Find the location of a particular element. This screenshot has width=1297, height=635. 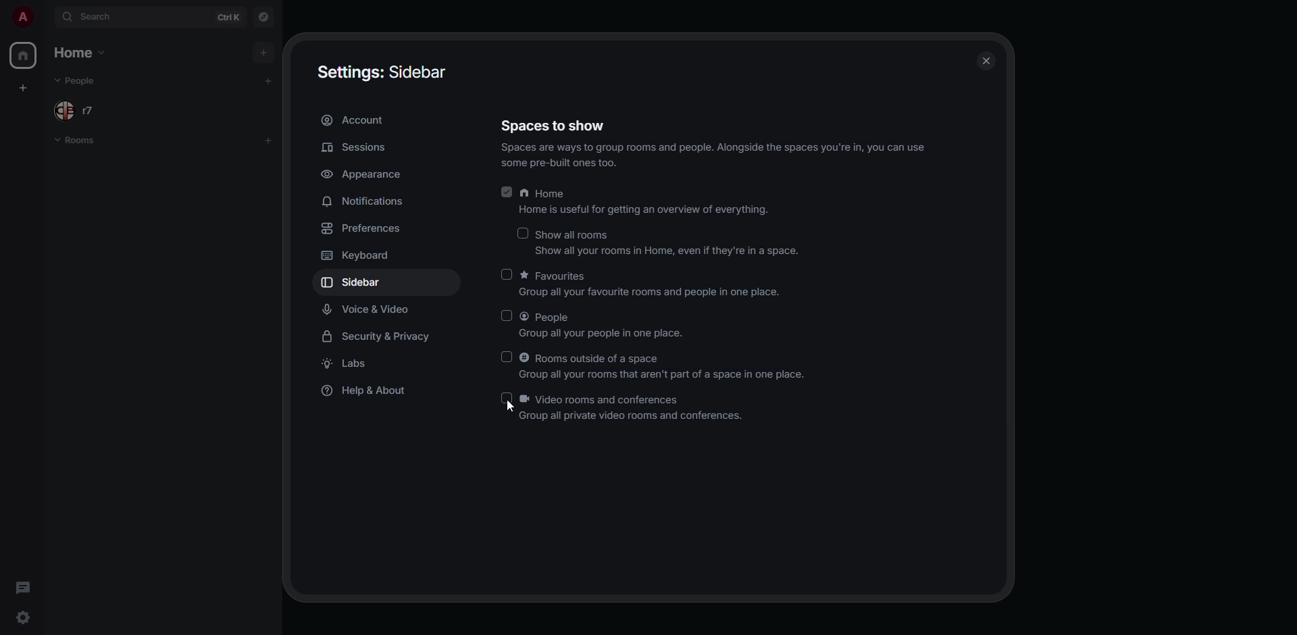

security & privacy is located at coordinates (378, 336).